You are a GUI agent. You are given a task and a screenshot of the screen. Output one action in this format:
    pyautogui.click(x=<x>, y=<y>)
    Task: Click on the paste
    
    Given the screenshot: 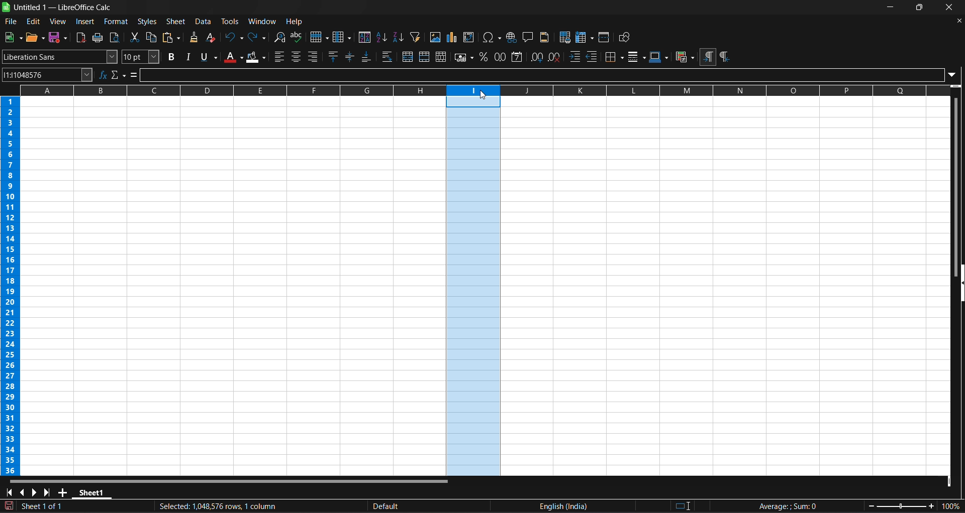 What is the action you would take?
    pyautogui.click(x=173, y=38)
    